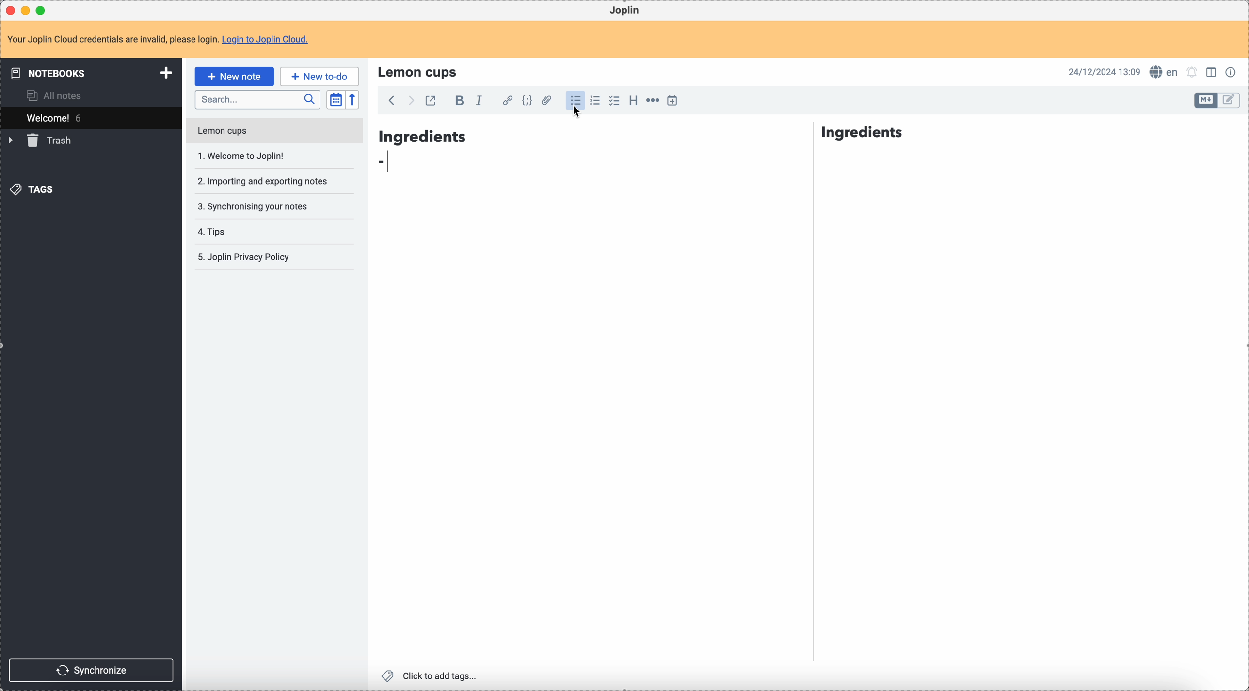 This screenshot has height=691, width=1249. Describe the element at coordinates (1105, 71) in the screenshot. I see `date and hour` at that location.